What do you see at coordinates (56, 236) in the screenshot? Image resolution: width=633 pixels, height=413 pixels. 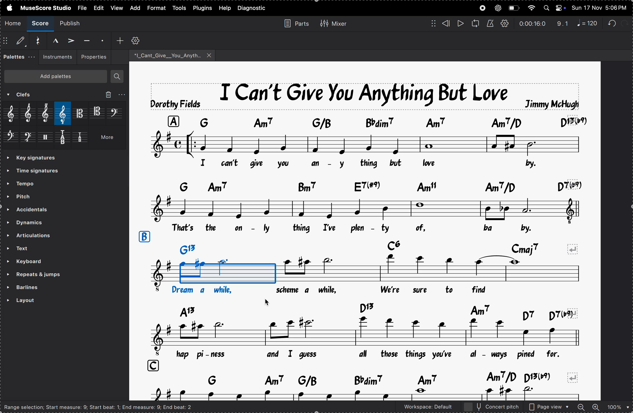 I see `articulations` at bounding box center [56, 236].